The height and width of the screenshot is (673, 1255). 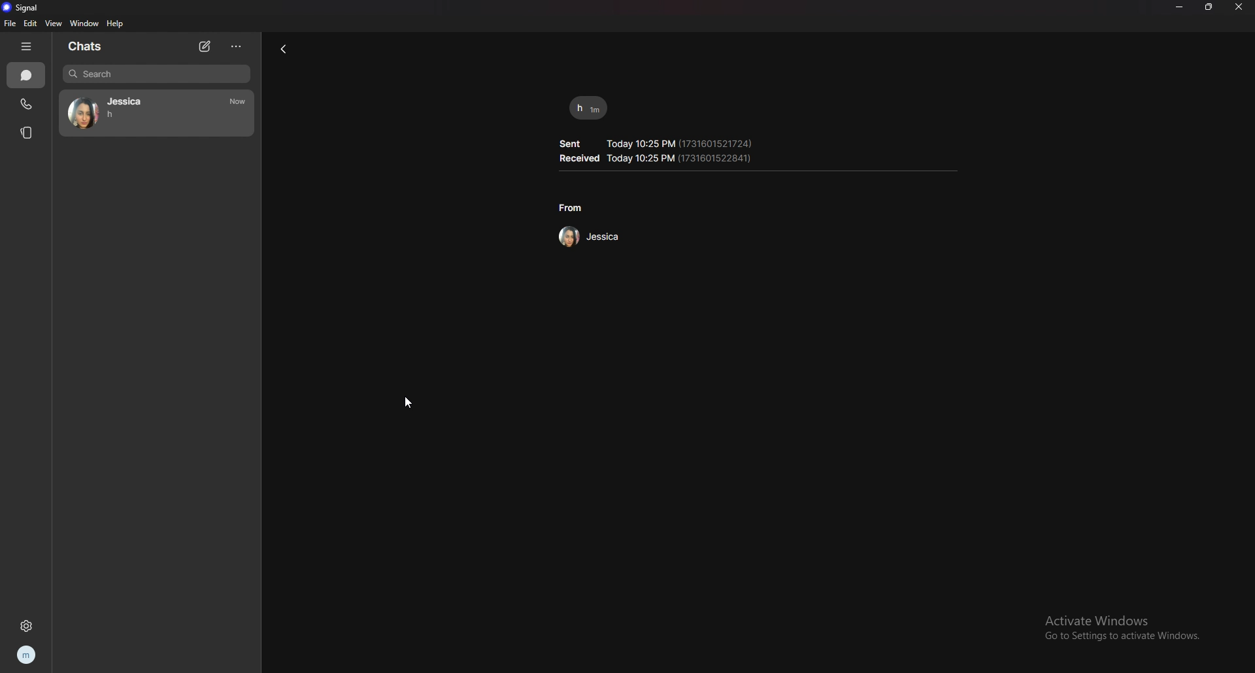 I want to click on back, so click(x=287, y=50).